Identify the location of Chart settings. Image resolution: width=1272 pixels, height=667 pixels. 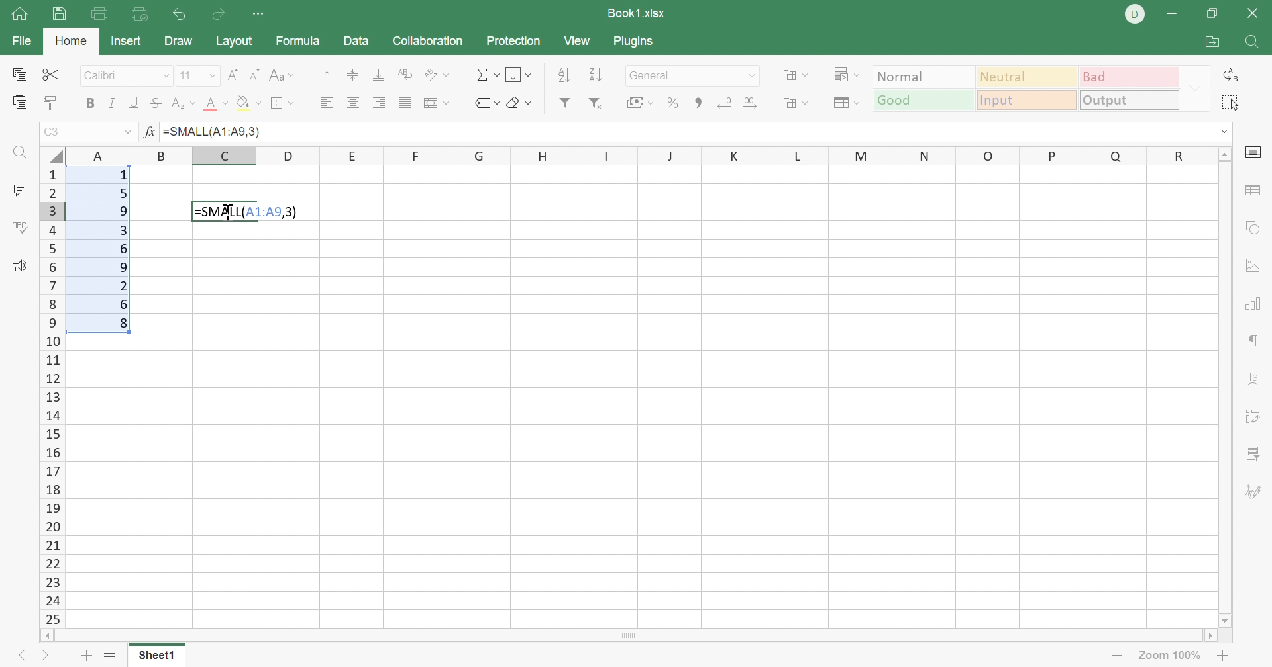
(1253, 305).